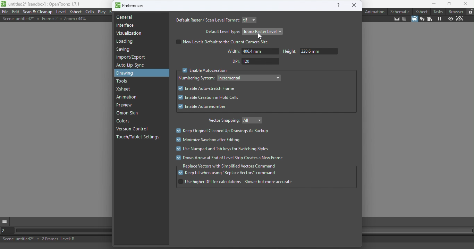 The image size is (474, 249). Describe the element at coordinates (206, 88) in the screenshot. I see `Enable auto search frame` at that location.